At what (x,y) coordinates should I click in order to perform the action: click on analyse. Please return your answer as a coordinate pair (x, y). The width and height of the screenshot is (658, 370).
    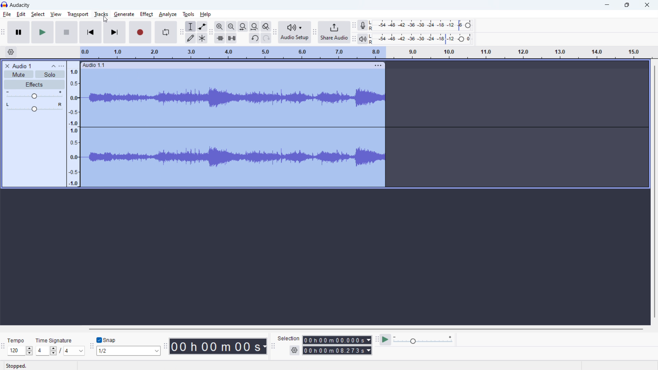
    Looking at the image, I should click on (168, 14).